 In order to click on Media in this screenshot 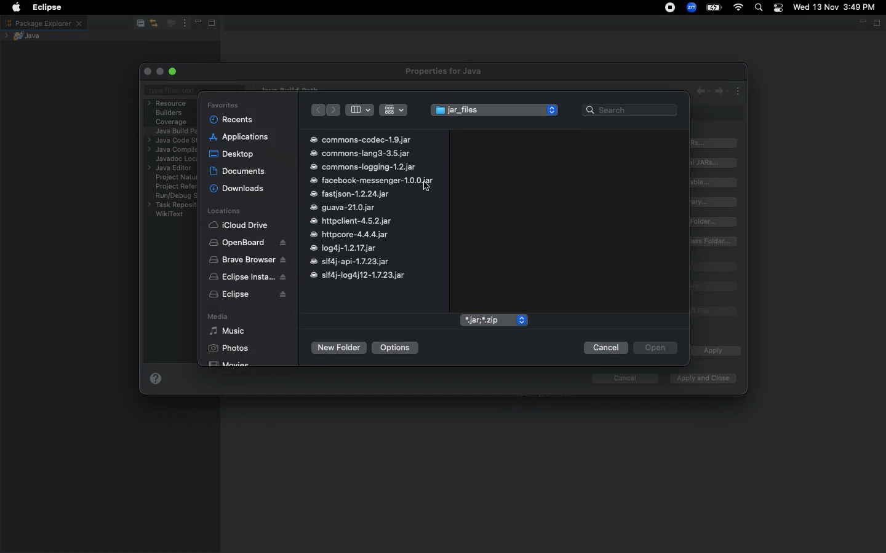, I will do `click(217, 318)`.